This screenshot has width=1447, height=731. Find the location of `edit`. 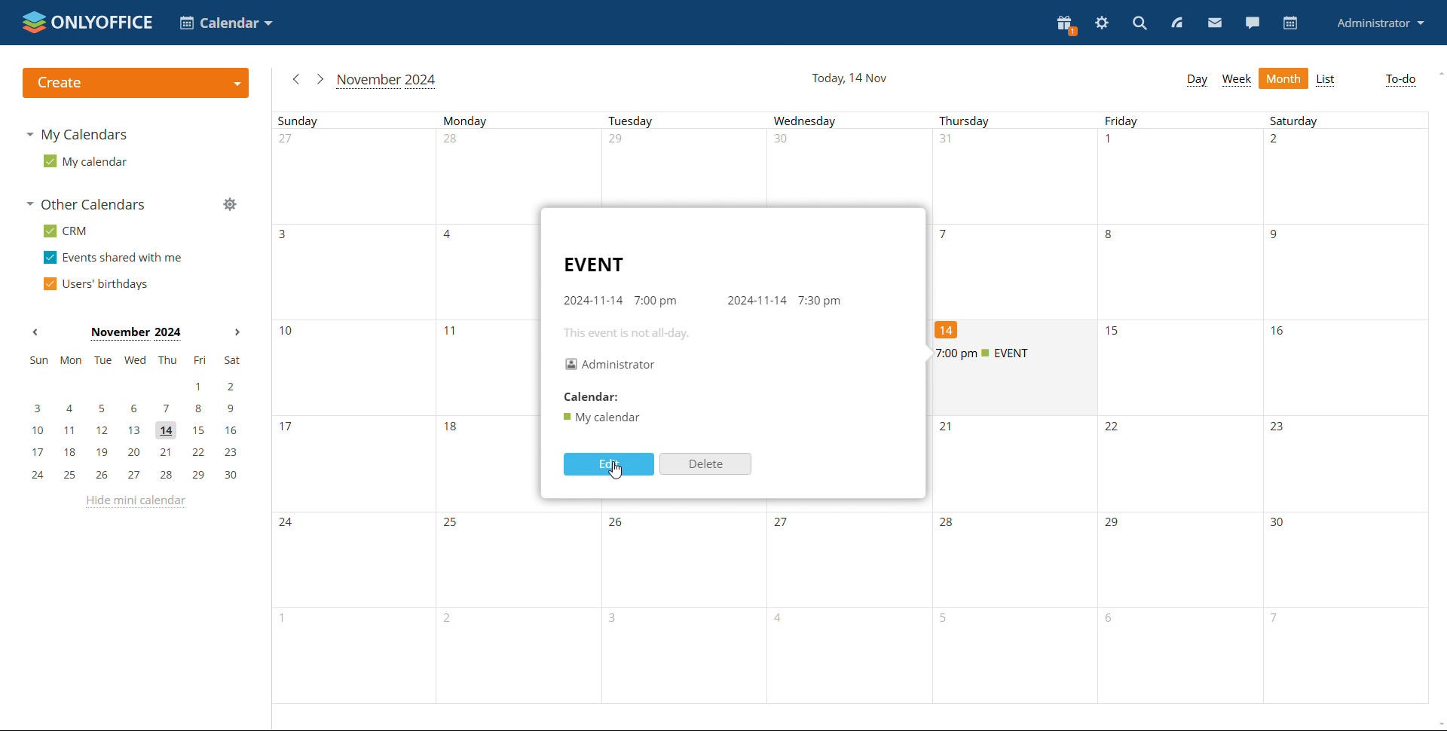

edit is located at coordinates (610, 464).